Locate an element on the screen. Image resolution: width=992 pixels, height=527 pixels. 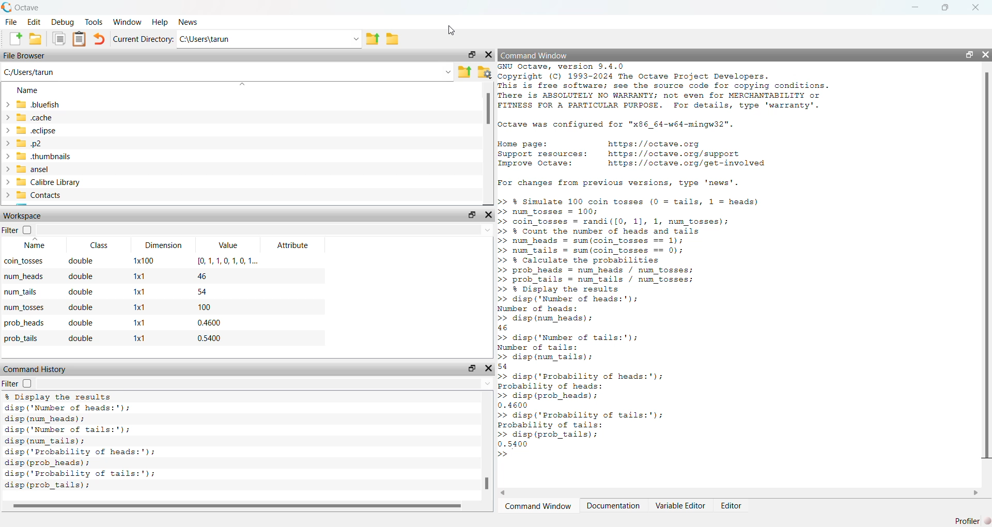
.thumbnails is located at coordinates (36, 156).